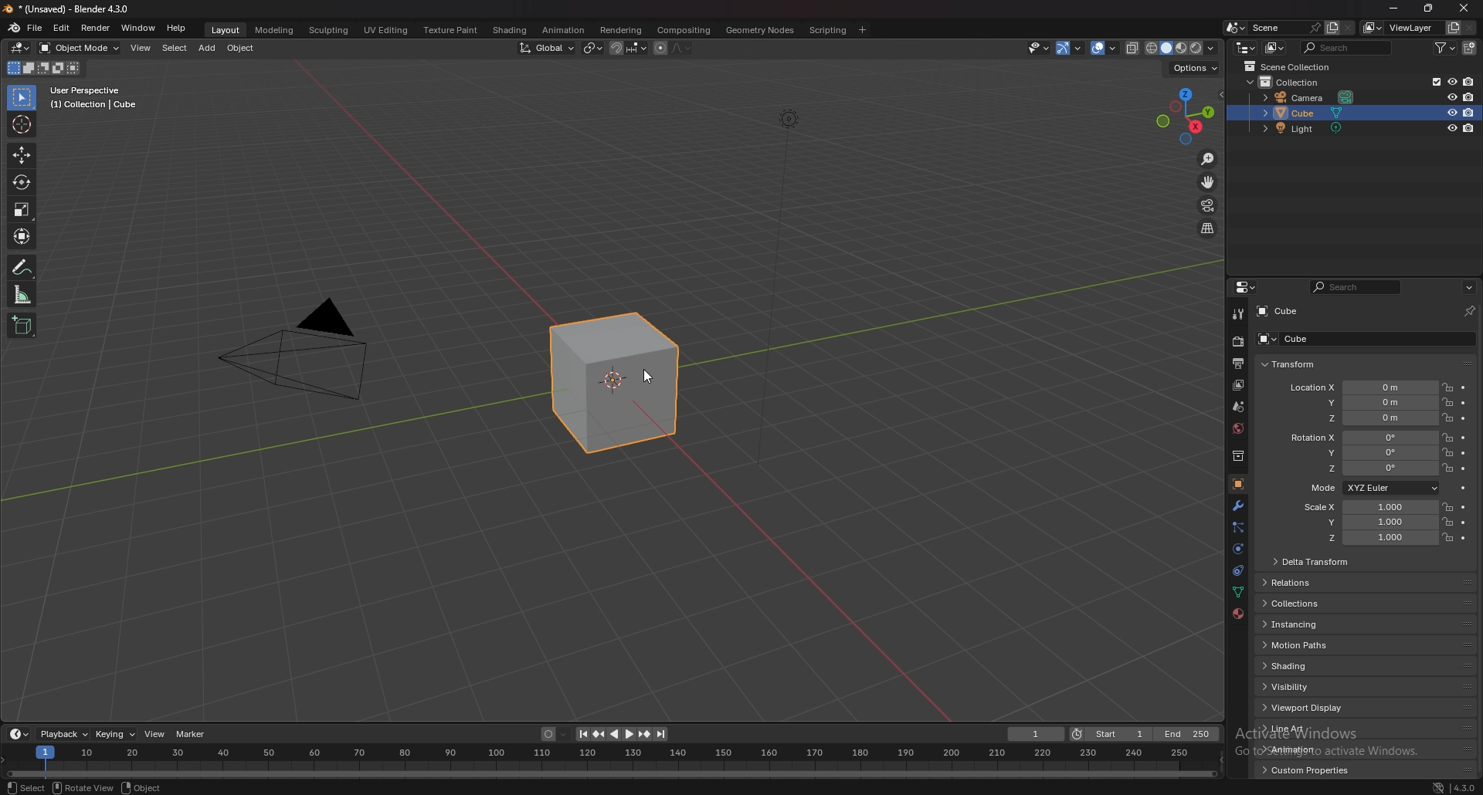  I want to click on browse scene, so click(1236, 28).